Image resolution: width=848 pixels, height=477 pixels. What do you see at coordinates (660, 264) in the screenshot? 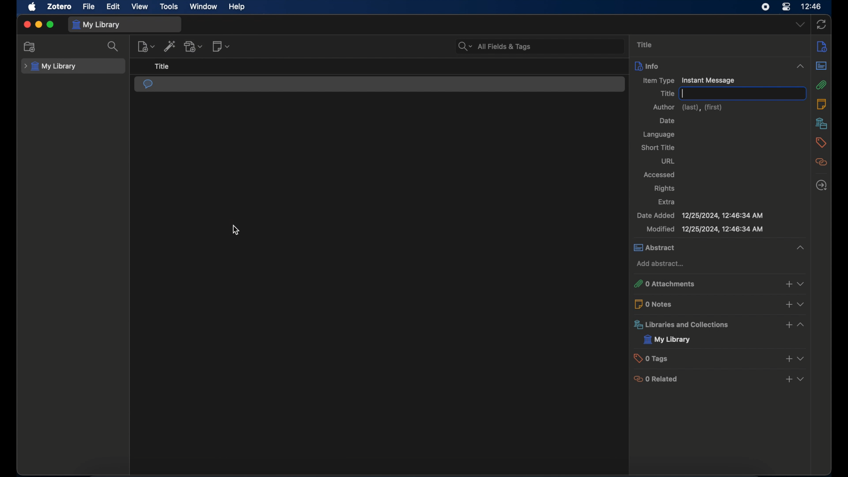
I see `add abstract` at bounding box center [660, 264].